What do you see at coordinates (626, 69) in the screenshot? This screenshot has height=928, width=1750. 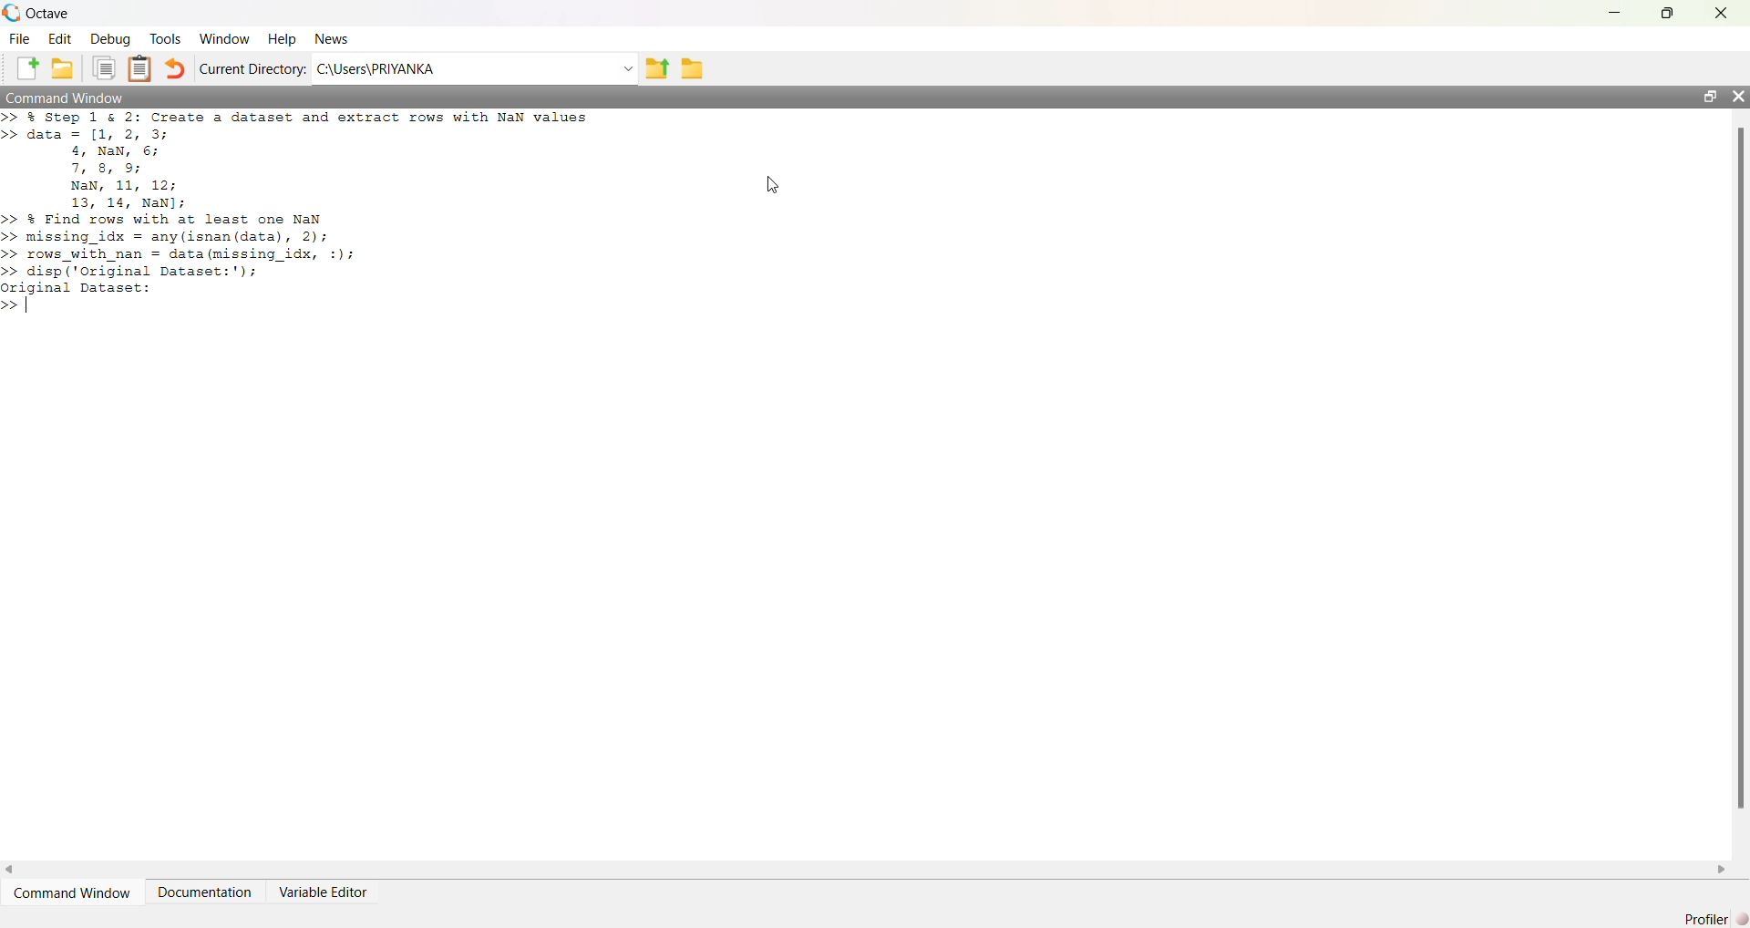 I see `dropdown` at bounding box center [626, 69].